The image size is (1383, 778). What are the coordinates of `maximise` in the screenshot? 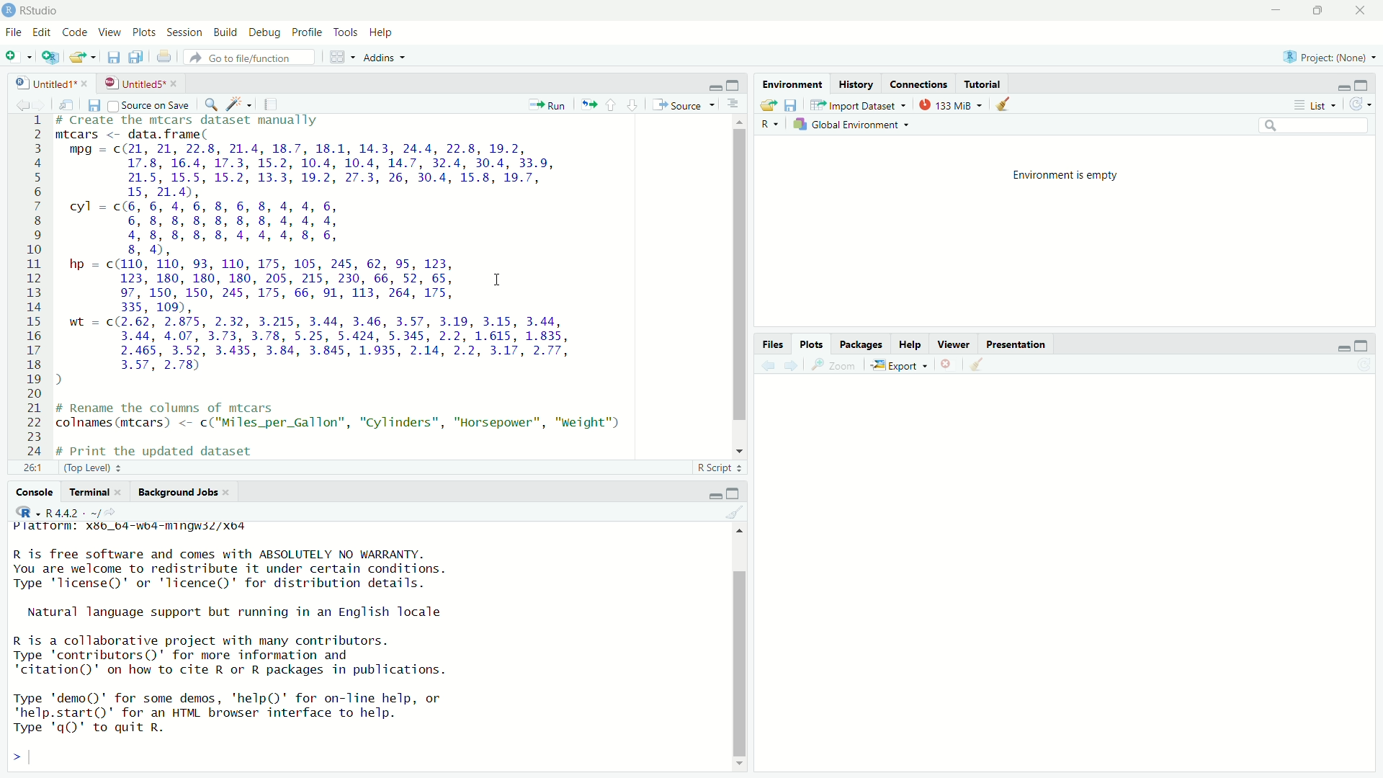 It's located at (1320, 11).